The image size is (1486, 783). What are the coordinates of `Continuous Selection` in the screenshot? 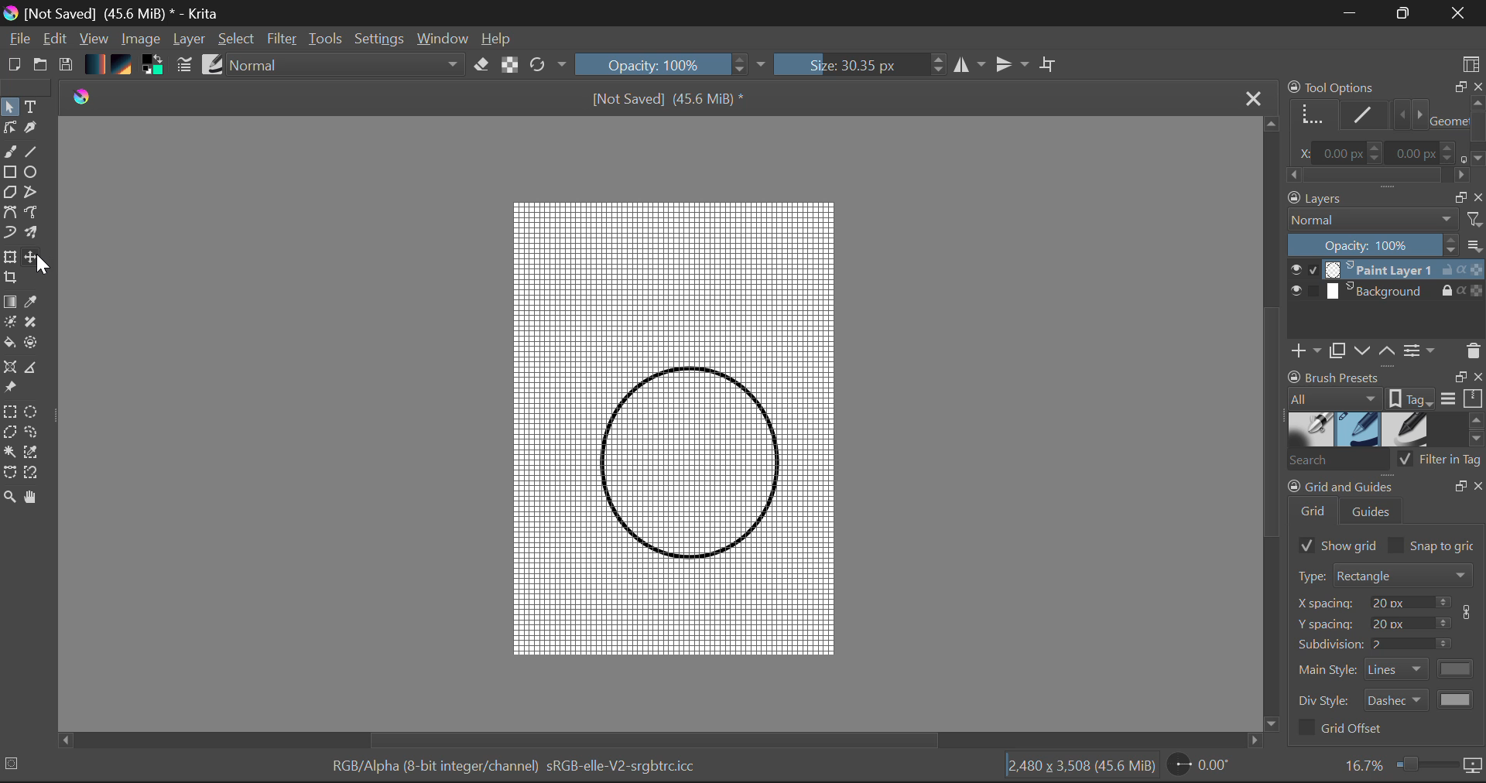 It's located at (9, 453).